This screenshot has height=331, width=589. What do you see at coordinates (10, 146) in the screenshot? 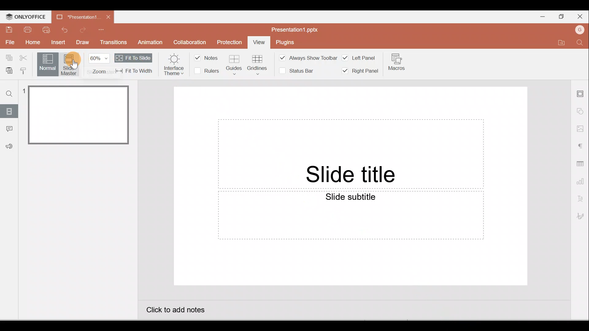
I see `Feedback & support` at bounding box center [10, 146].